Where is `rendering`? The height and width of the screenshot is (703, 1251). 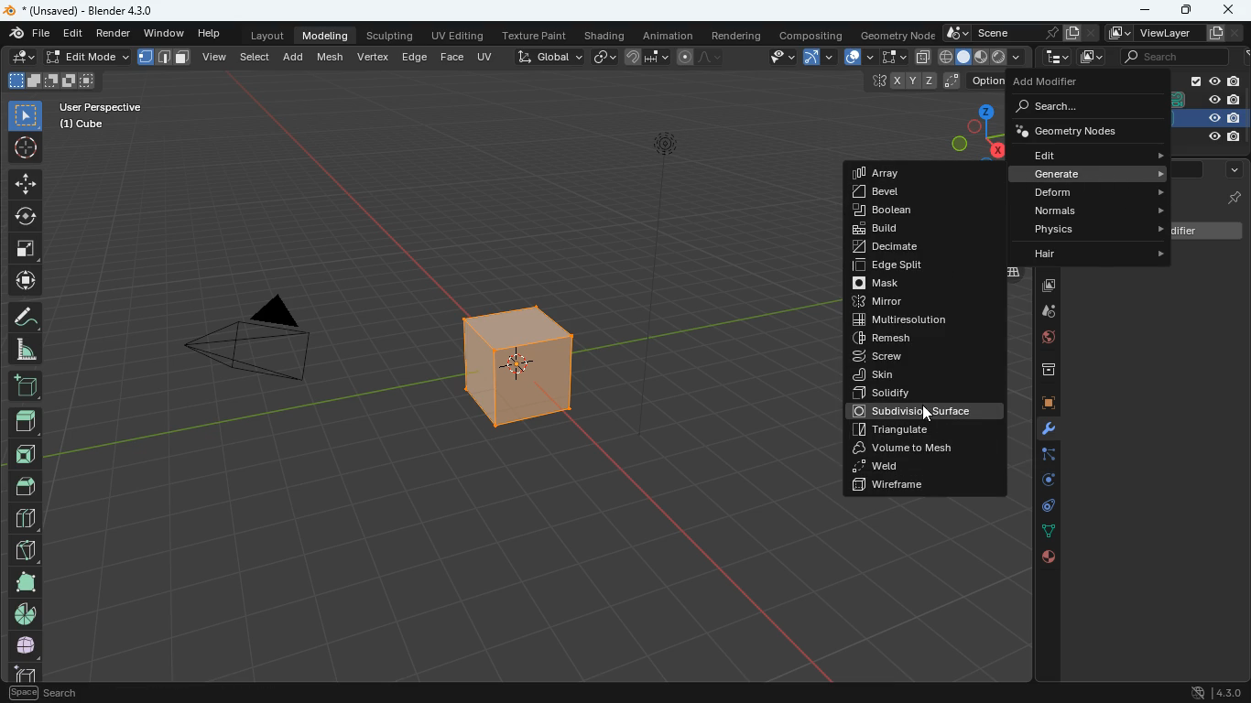
rendering is located at coordinates (739, 35).